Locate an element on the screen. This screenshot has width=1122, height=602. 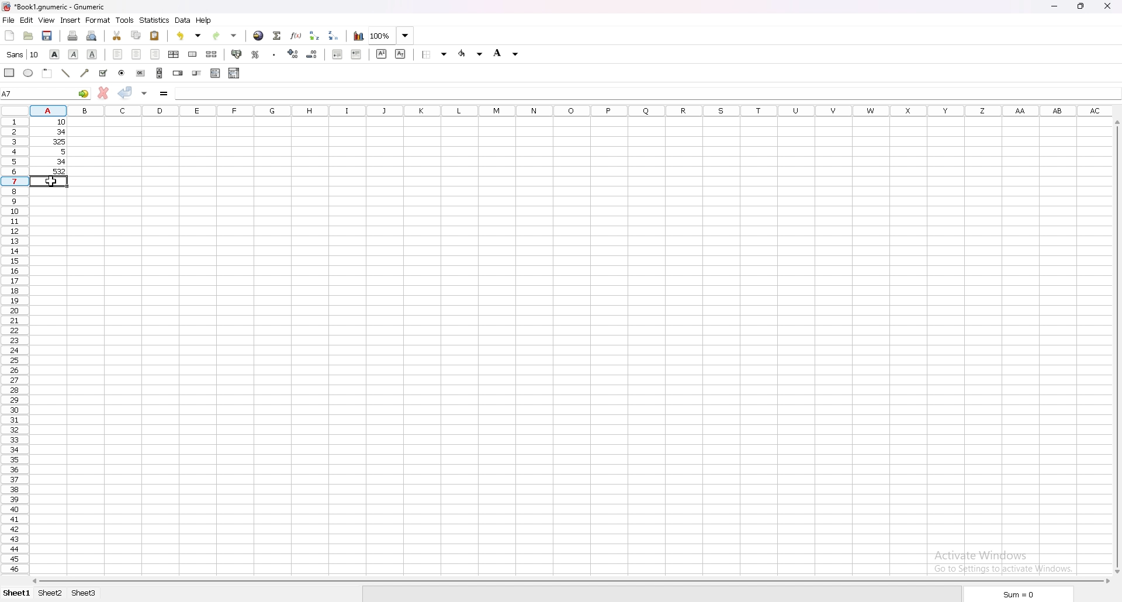
Book1.gnumeric - Gnumeric is located at coordinates (64, 8).